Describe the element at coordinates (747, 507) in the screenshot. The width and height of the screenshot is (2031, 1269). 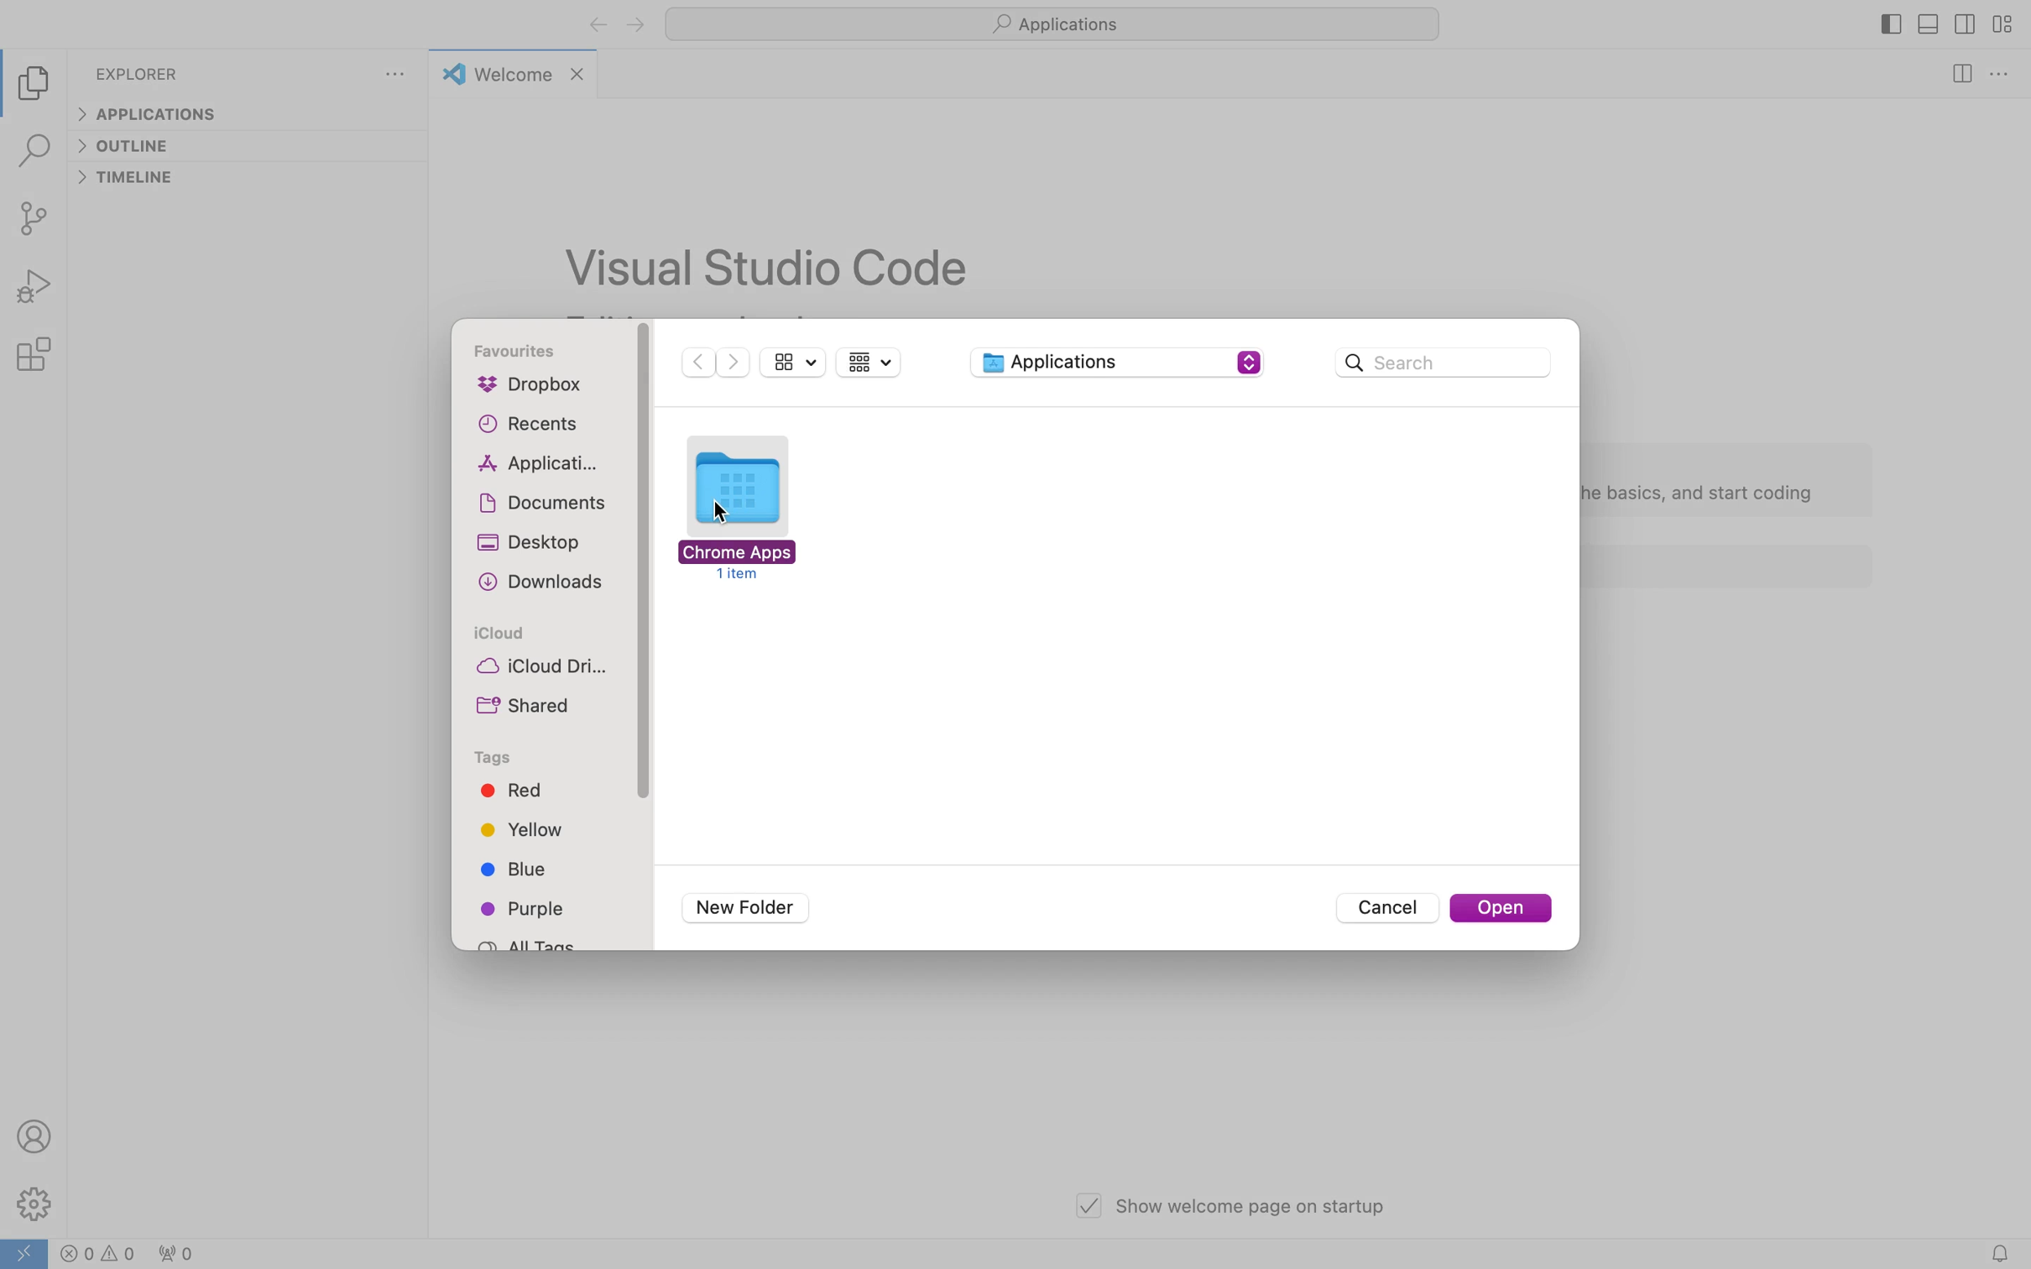
I see `folder to open` at that location.